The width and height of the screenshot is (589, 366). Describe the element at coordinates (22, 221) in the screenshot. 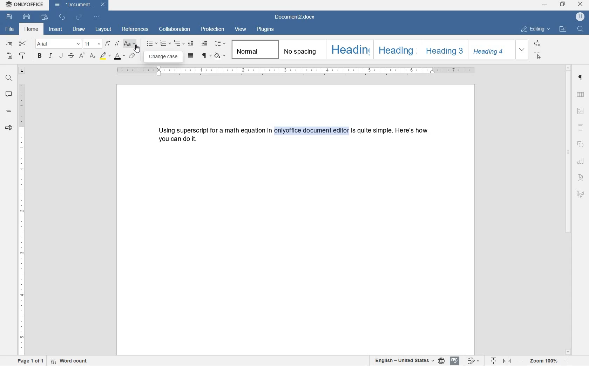

I see `ruler` at that location.